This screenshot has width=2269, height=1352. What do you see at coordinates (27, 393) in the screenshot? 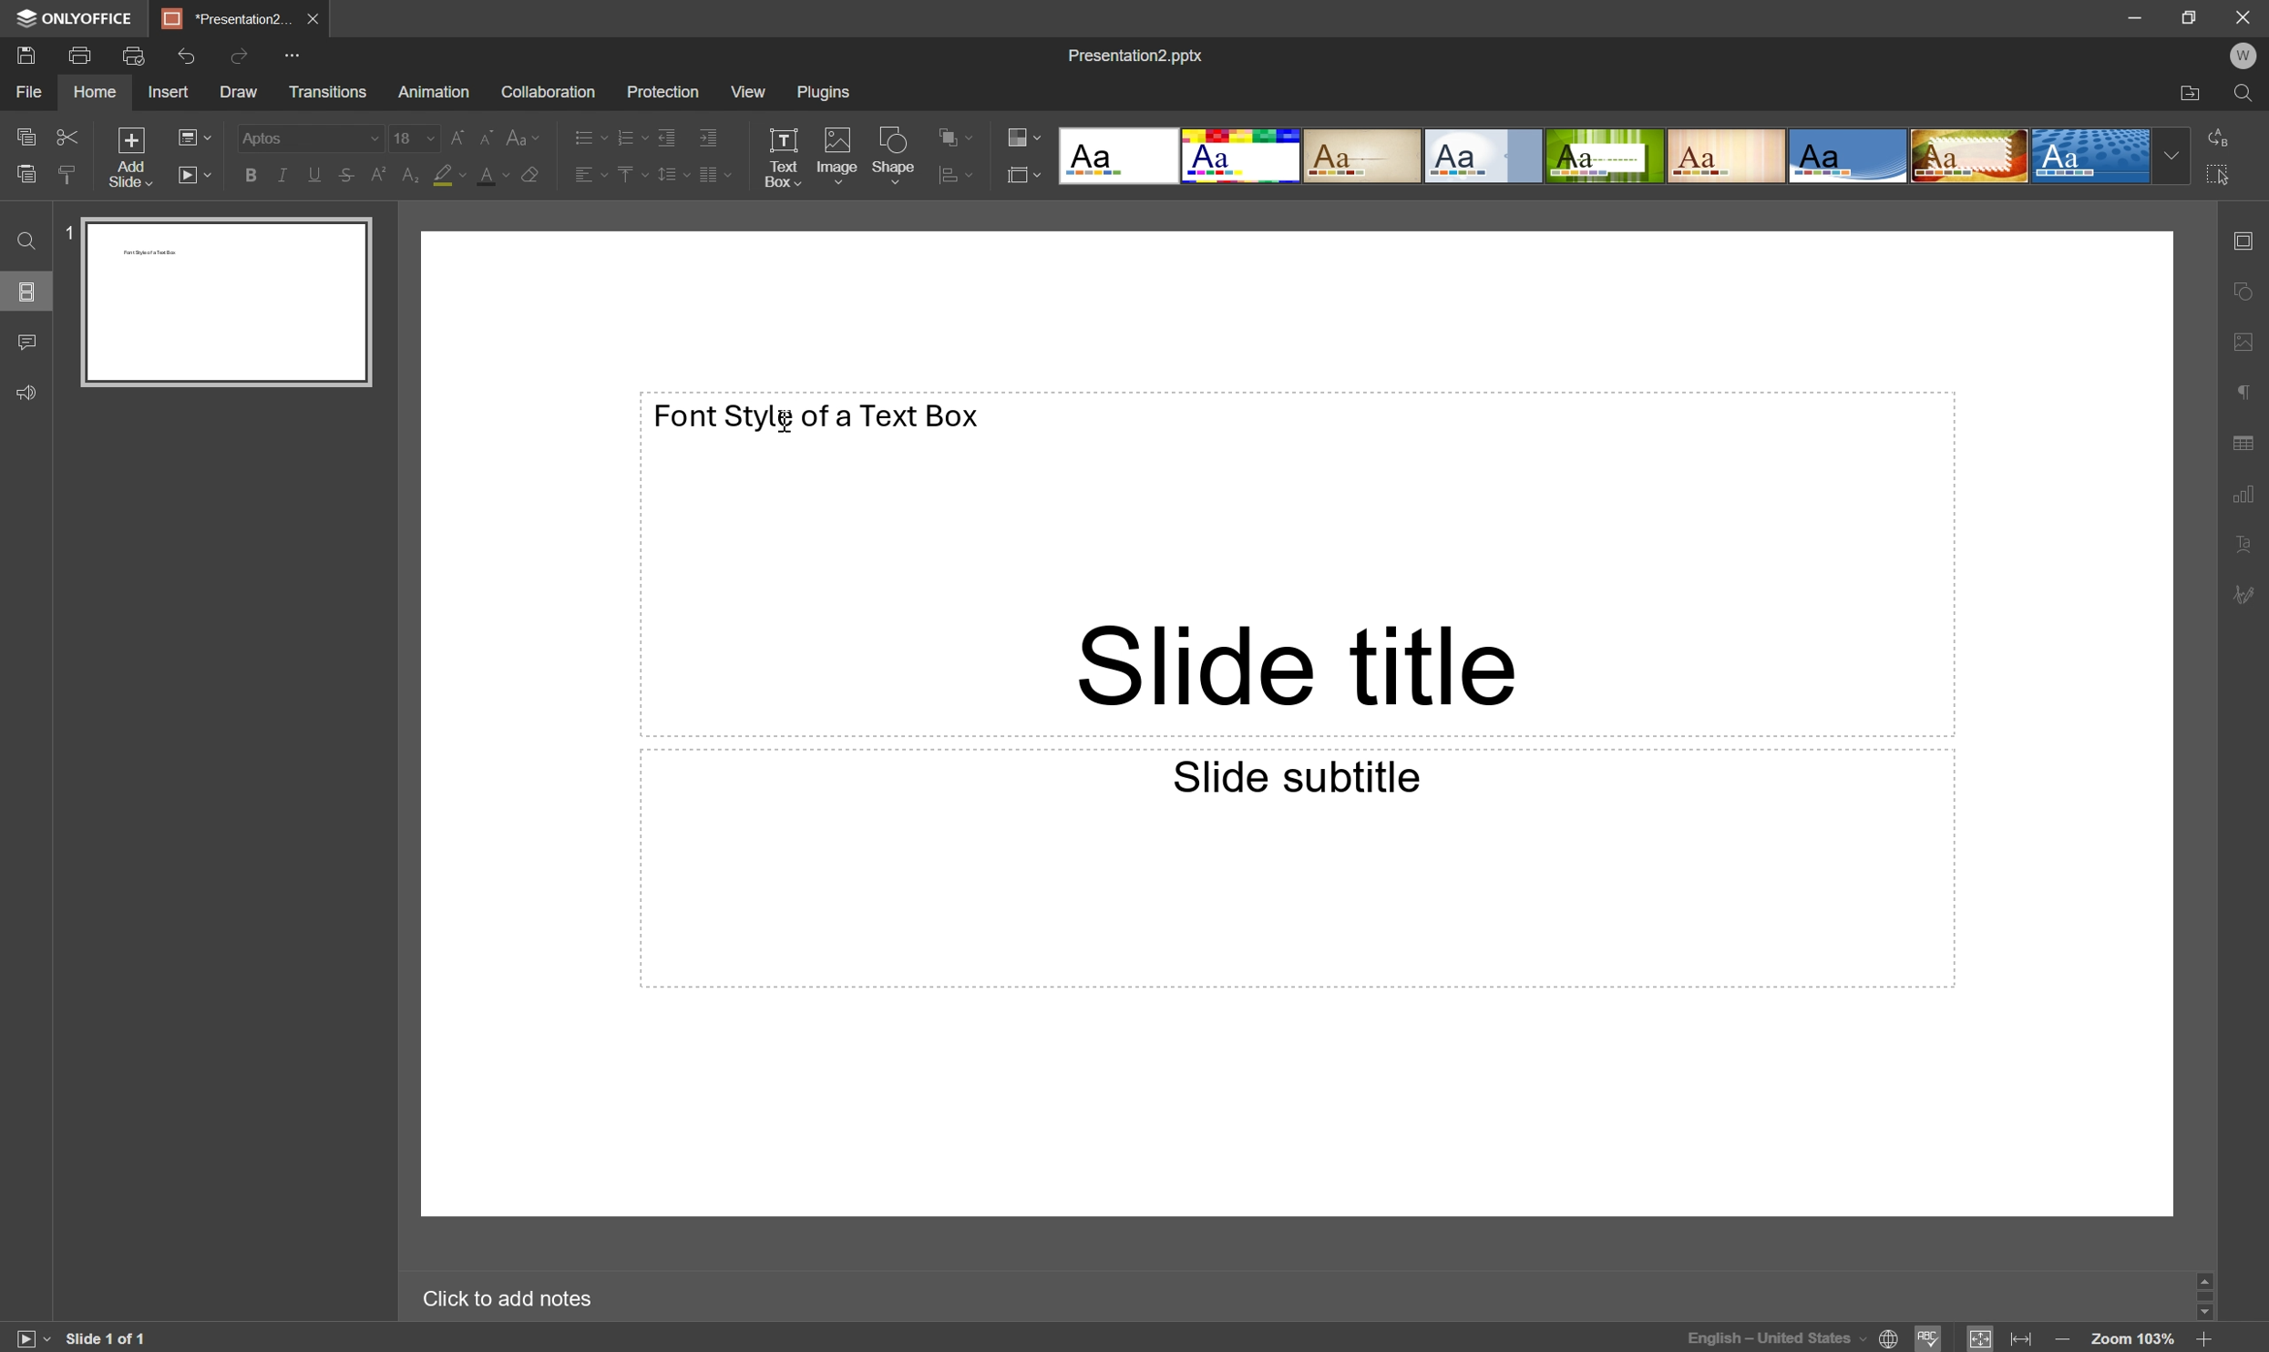
I see `Feedback & Support` at bounding box center [27, 393].